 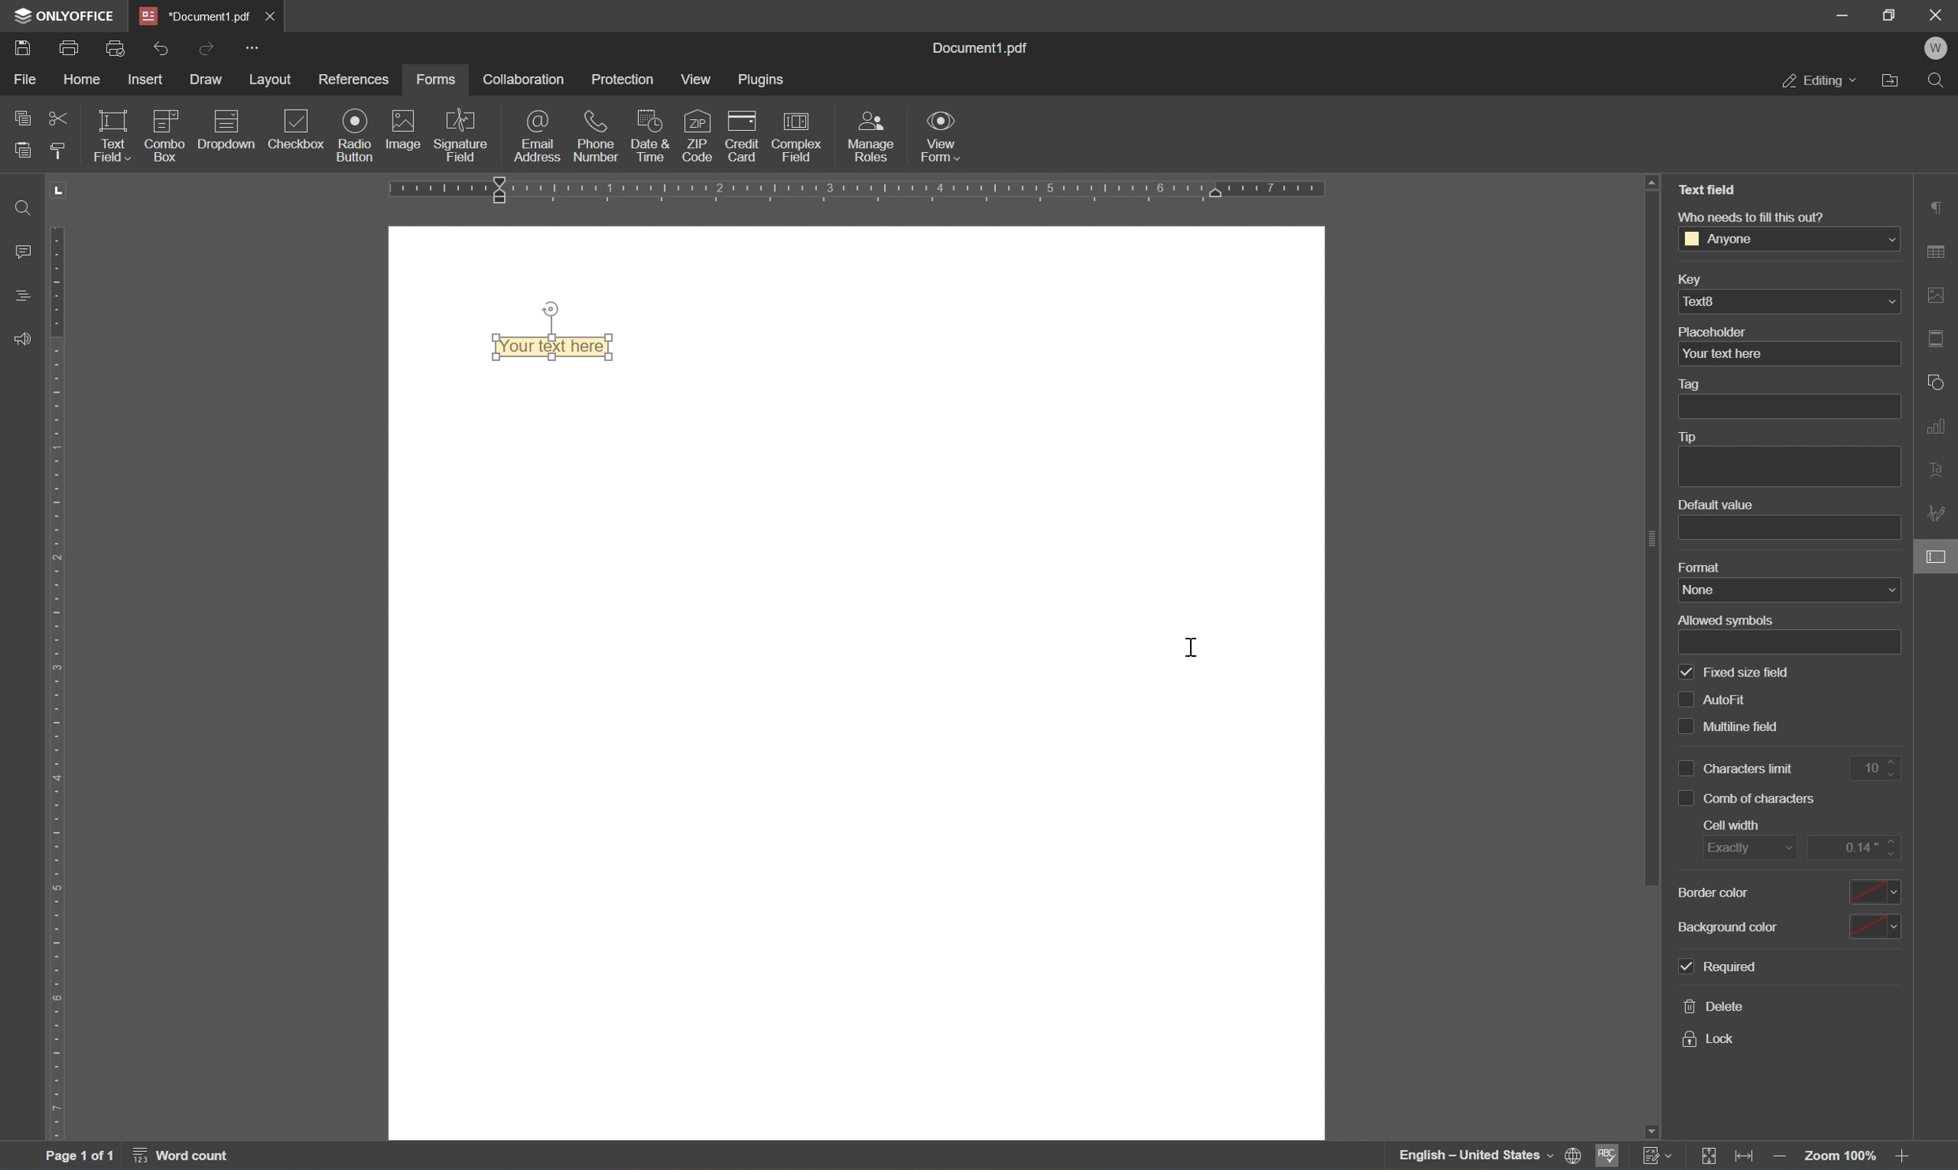 I want to click on icon, so click(x=226, y=118).